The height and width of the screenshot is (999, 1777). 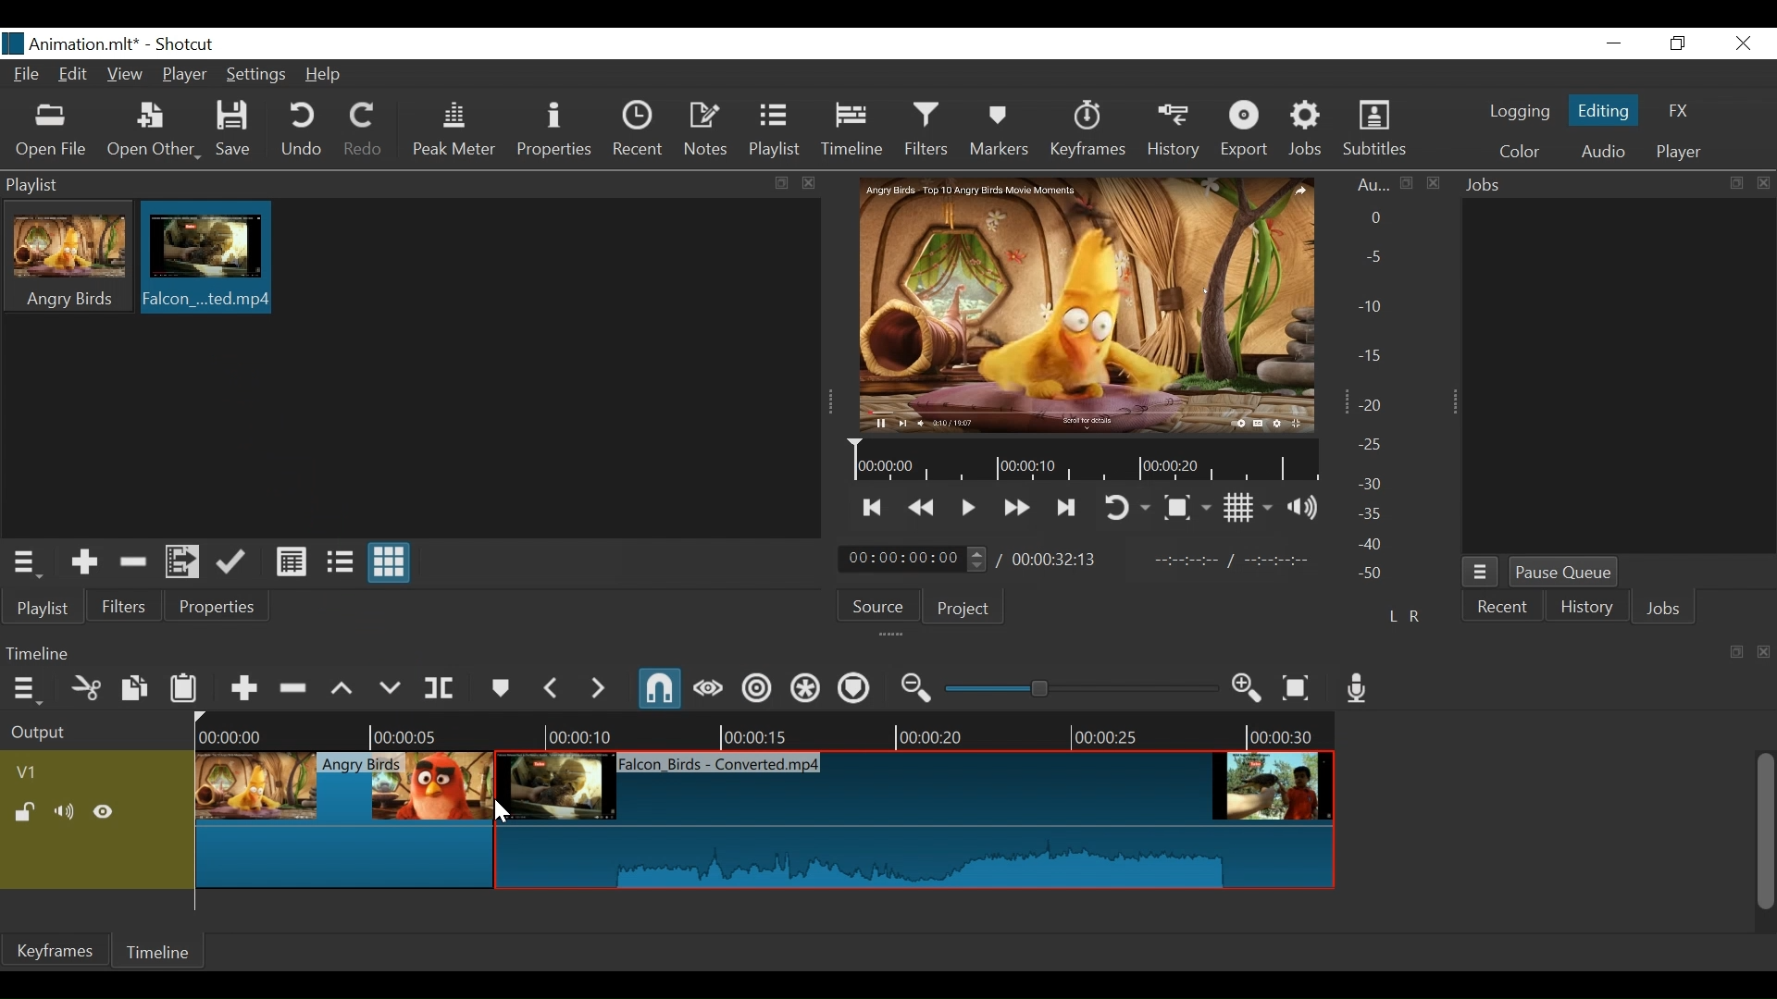 What do you see at coordinates (74, 74) in the screenshot?
I see `Edit` at bounding box center [74, 74].